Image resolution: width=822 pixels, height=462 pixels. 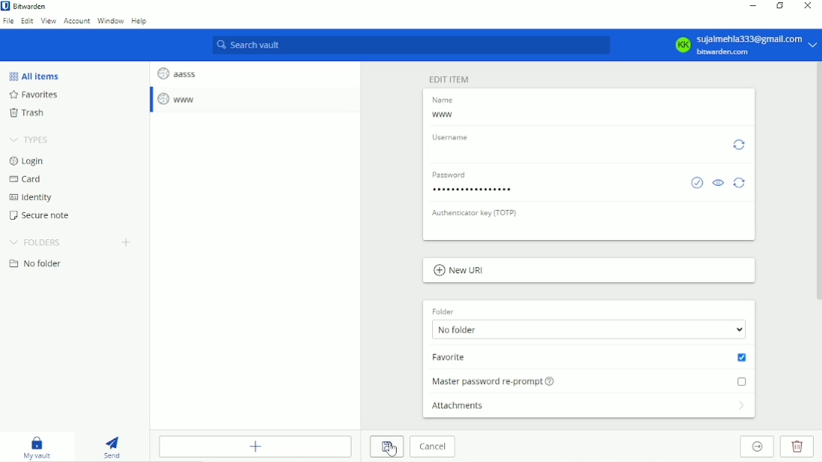 I want to click on Types, so click(x=32, y=139).